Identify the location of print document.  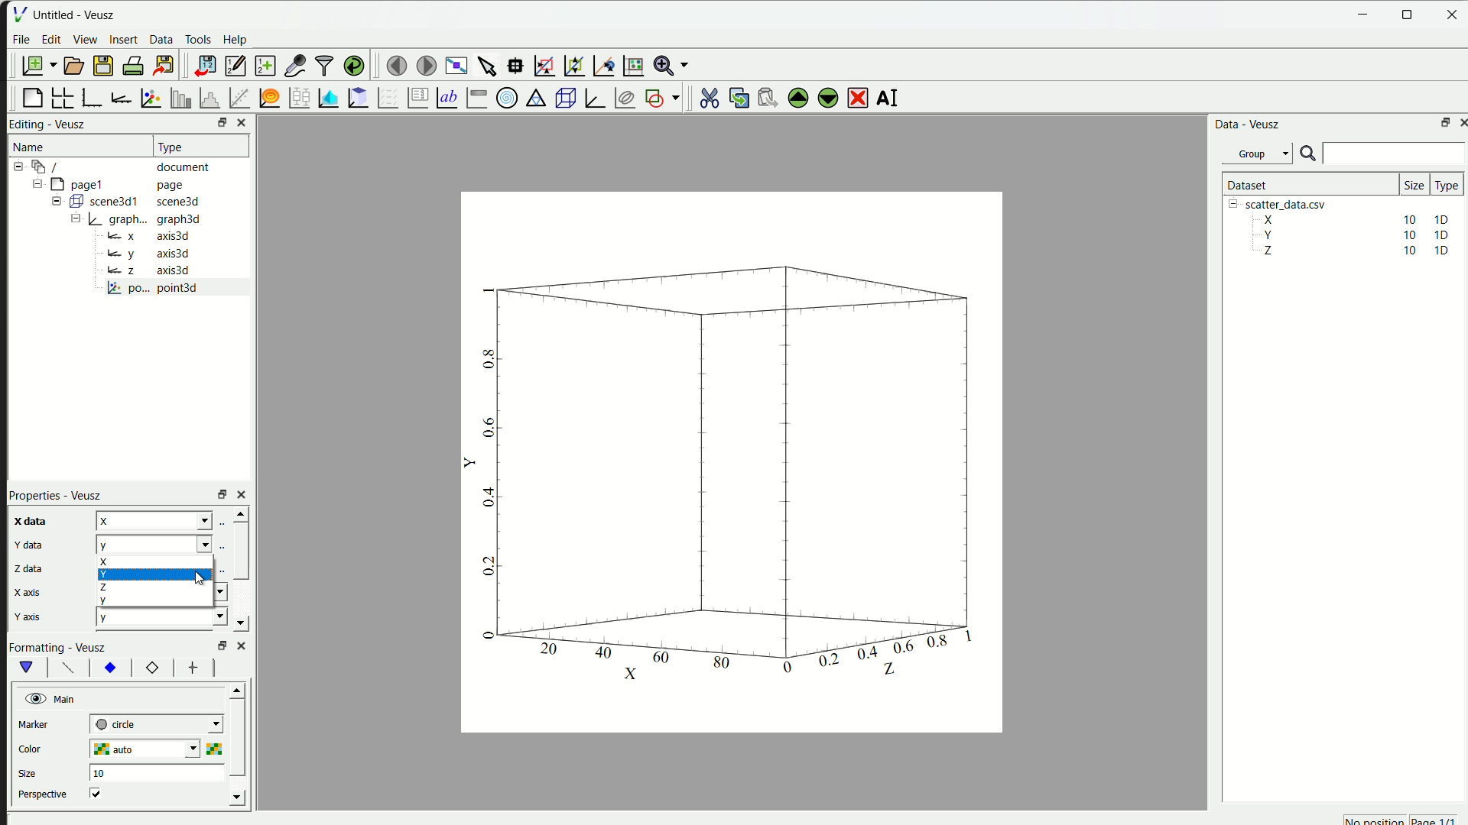
(133, 66).